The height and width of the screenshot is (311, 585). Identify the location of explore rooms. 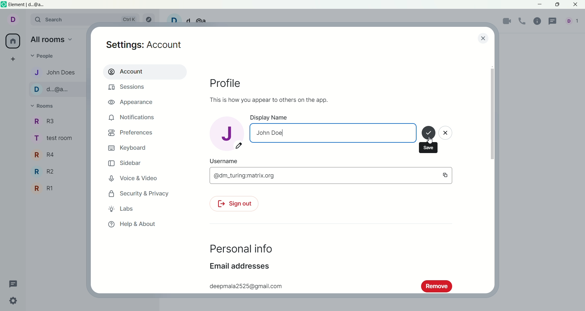
(151, 19).